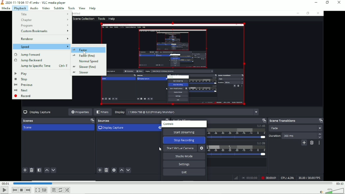 This screenshot has height=194, width=345. What do you see at coordinates (172, 184) in the screenshot?
I see `Play duration` at bounding box center [172, 184].